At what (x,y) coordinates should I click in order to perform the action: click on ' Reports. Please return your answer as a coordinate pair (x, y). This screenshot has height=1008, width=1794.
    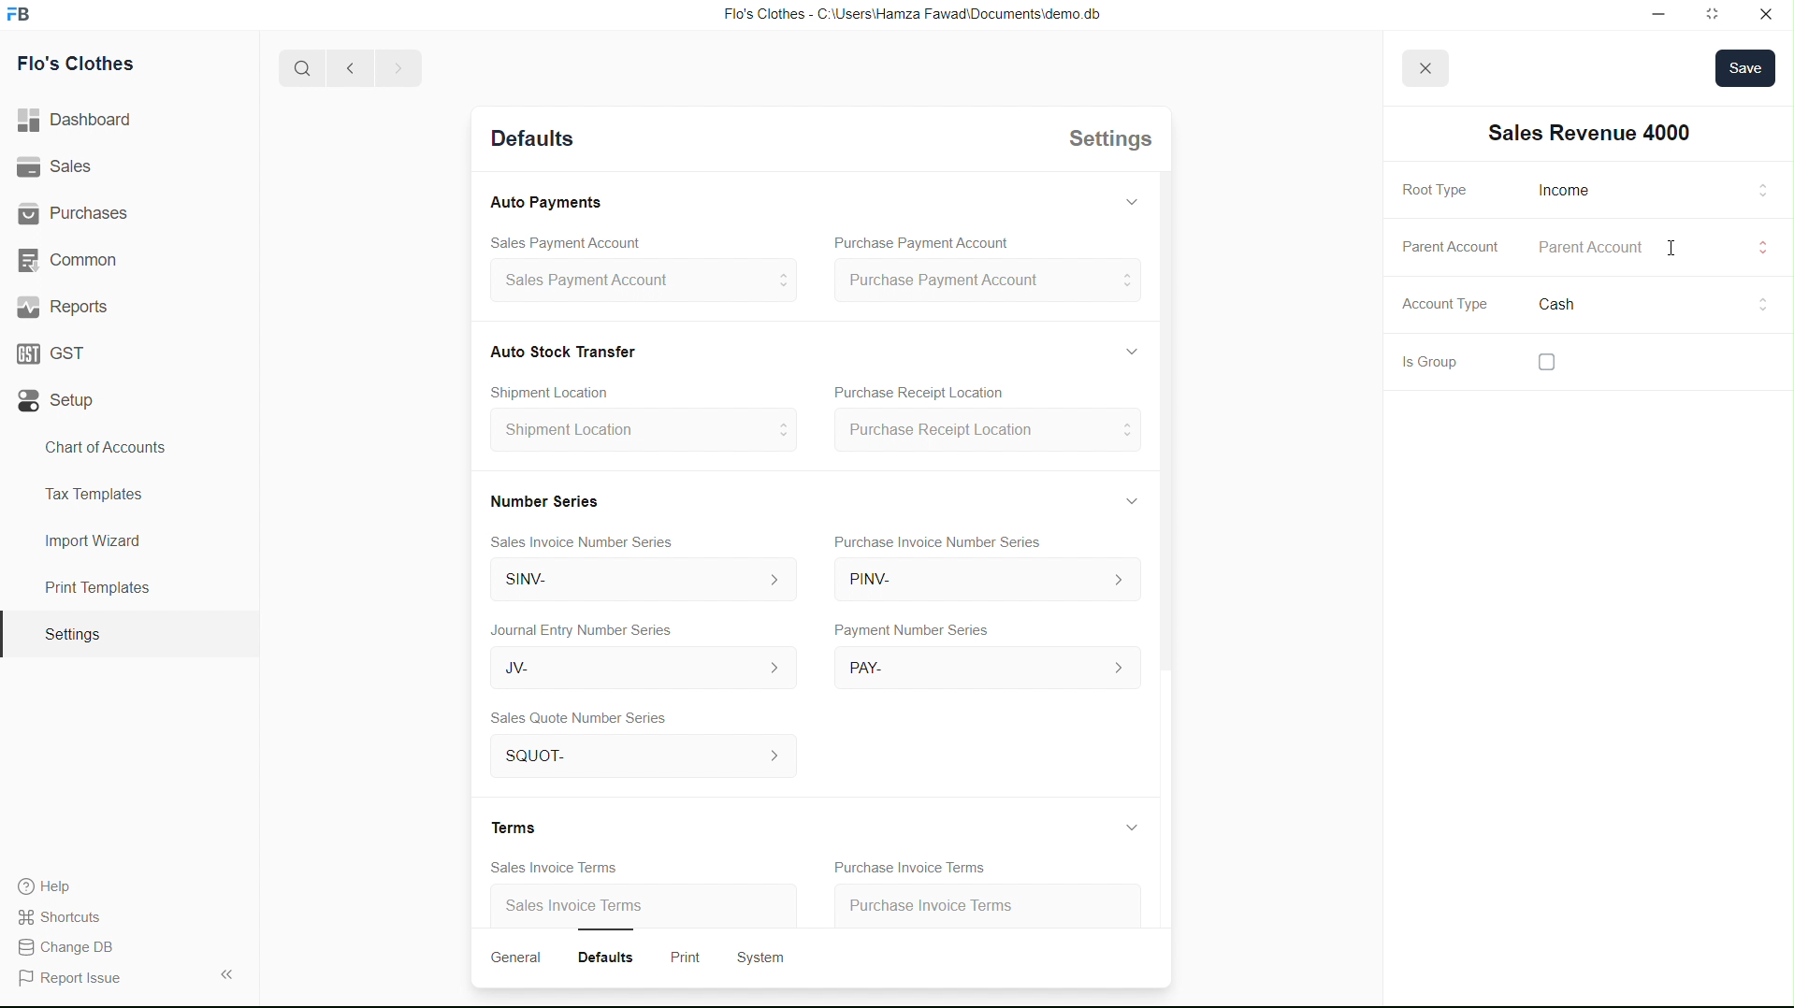
    Looking at the image, I should click on (66, 306).